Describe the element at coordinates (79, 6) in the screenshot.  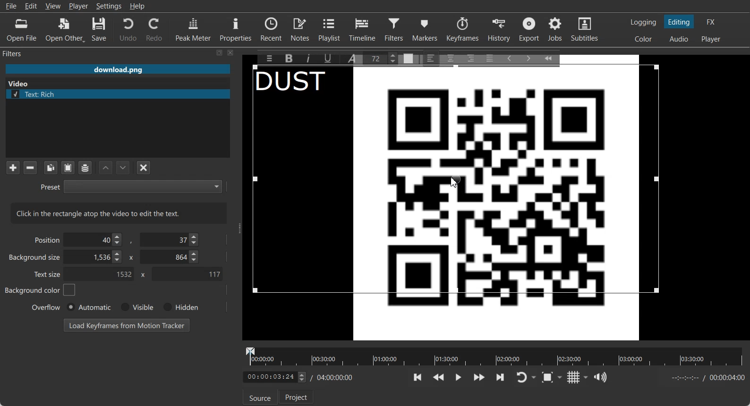
I see `Player` at that location.